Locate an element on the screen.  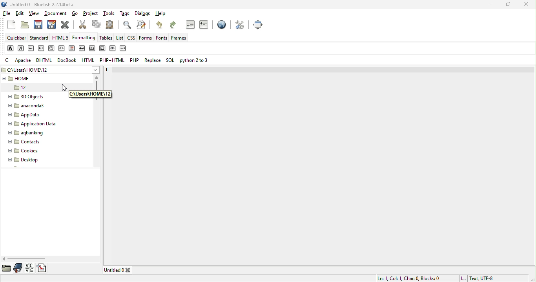
php is located at coordinates (135, 61).